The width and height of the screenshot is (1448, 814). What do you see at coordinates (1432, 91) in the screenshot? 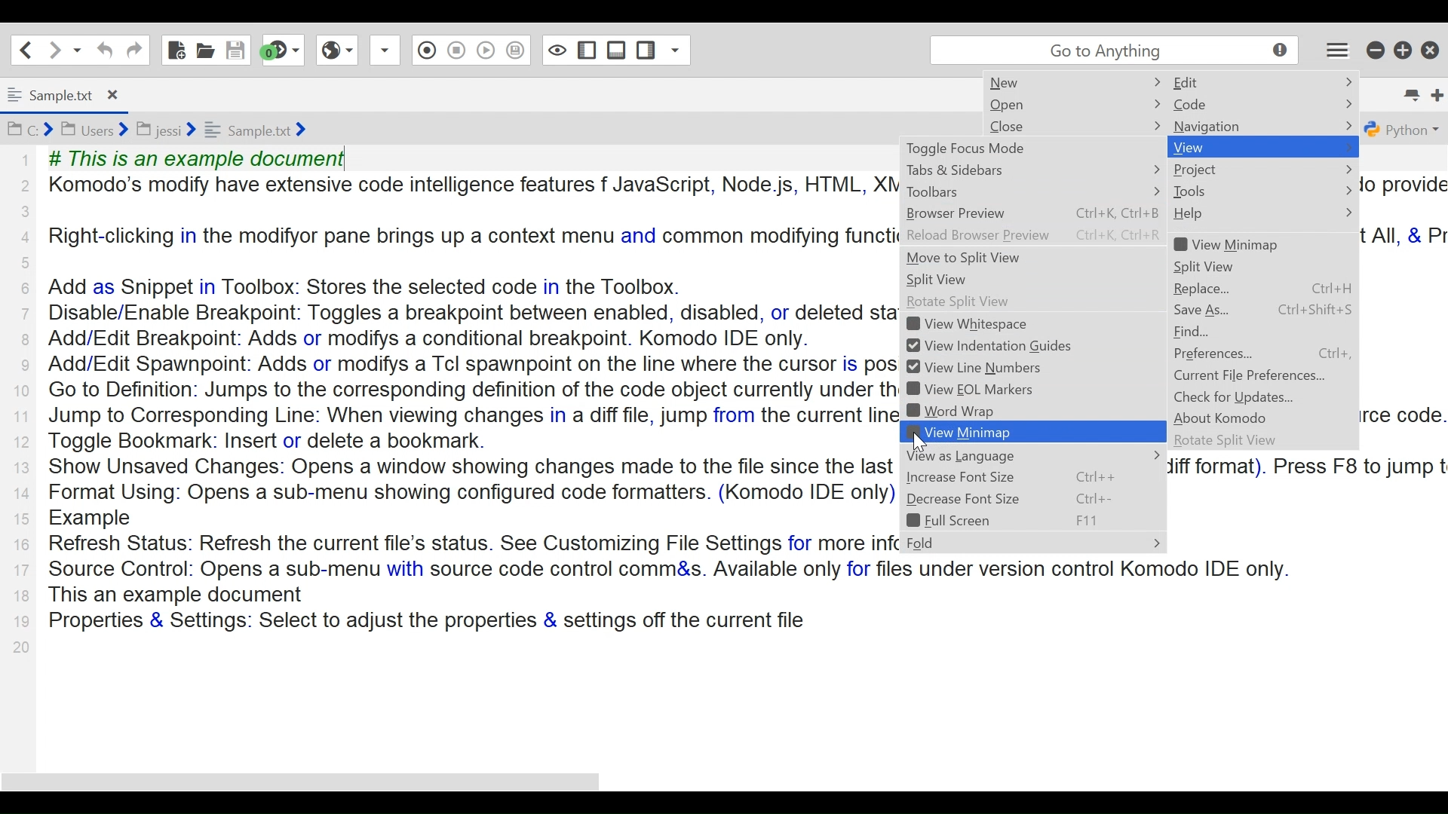
I see `New Tab` at bounding box center [1432, 91].